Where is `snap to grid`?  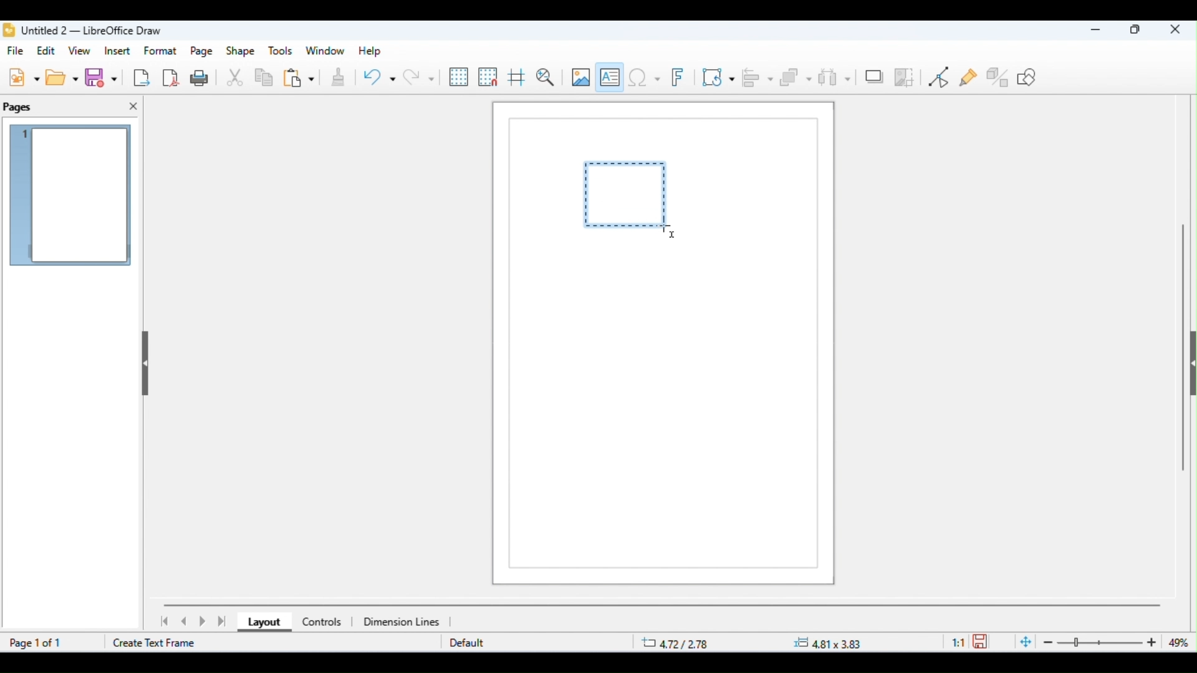 snap to grid is located at coordinates (489, 77).